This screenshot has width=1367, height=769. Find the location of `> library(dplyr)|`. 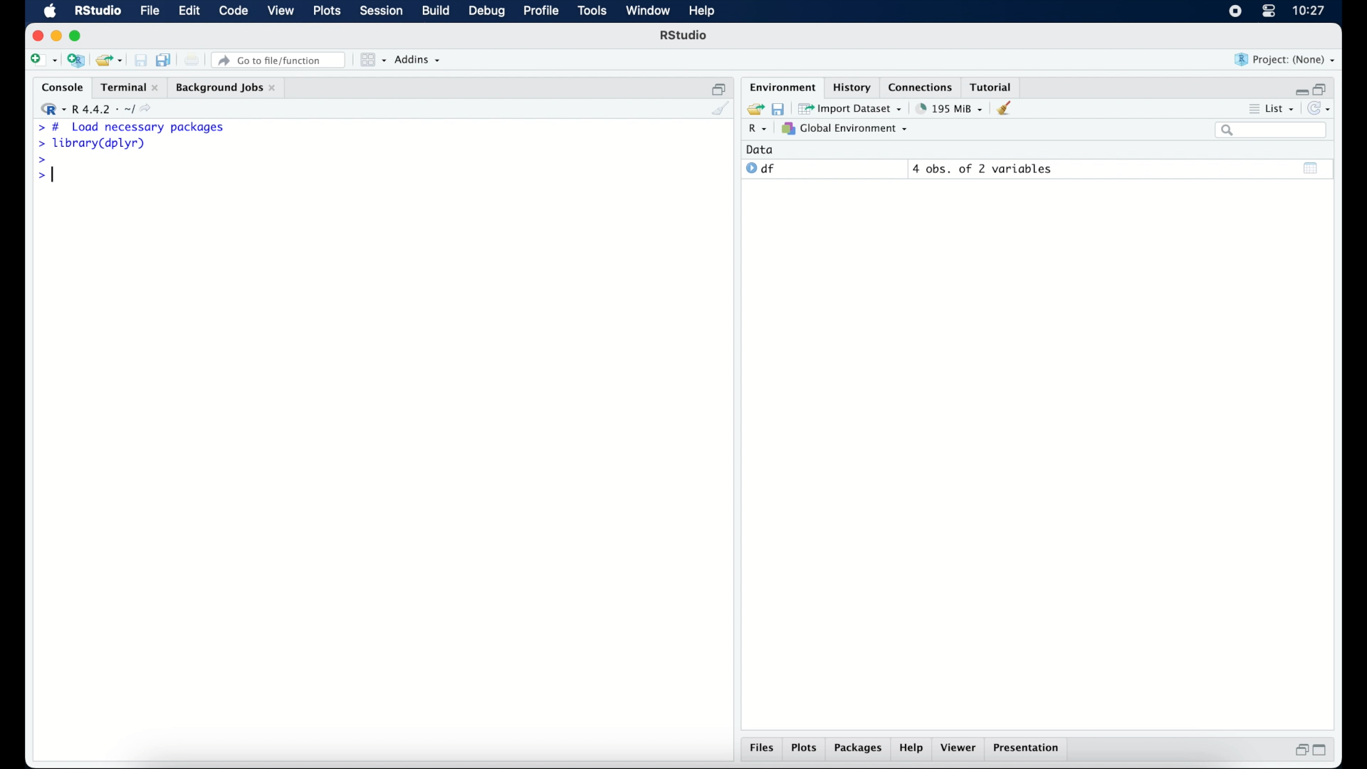

> library(dplyr)| is located at coordinates (95, 144).